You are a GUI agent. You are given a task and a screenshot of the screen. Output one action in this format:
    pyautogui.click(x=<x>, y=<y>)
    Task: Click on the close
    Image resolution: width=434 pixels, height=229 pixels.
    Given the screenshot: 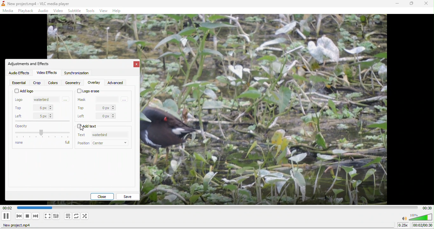 What is the action you would take?
    pyautogui.click(x=104, y=196)
    